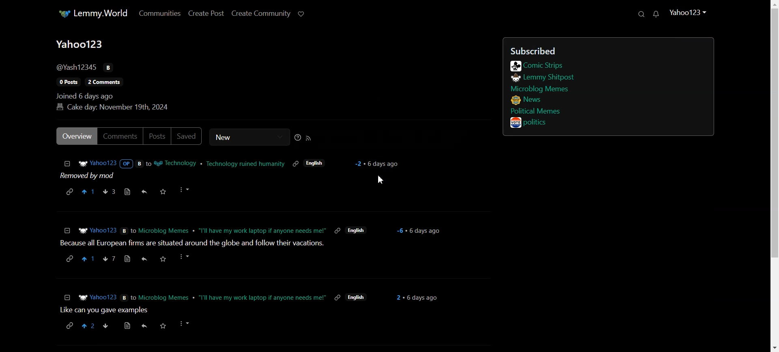 The image size is (779, 352). Describe the element at coordinates (128, 297) in the screenshot. I see `B to` at that location.